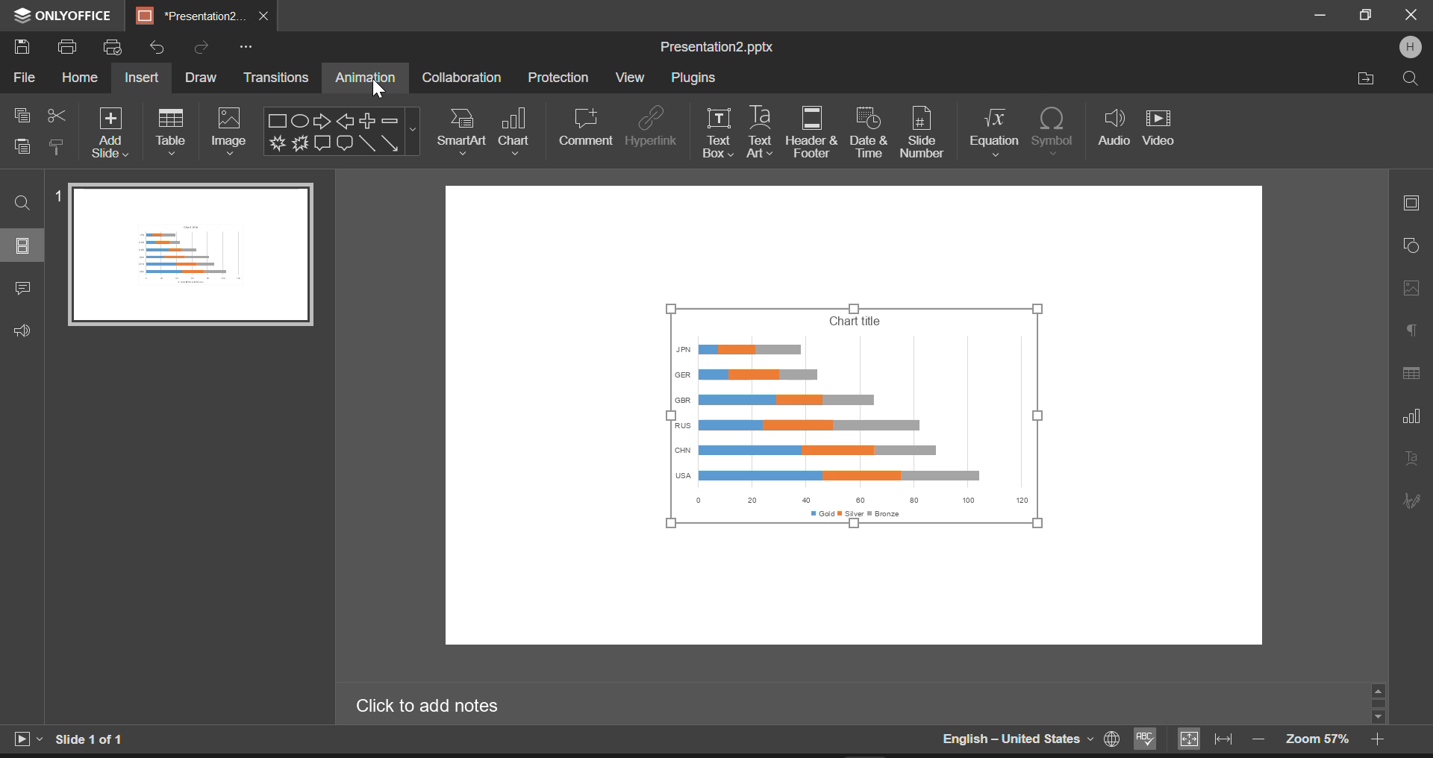 This screenshot has width=1433, height=758. What do you see at coordinates (693, 79) in the screenshot?
I see `Plugins` at bounding box center [693, 79].